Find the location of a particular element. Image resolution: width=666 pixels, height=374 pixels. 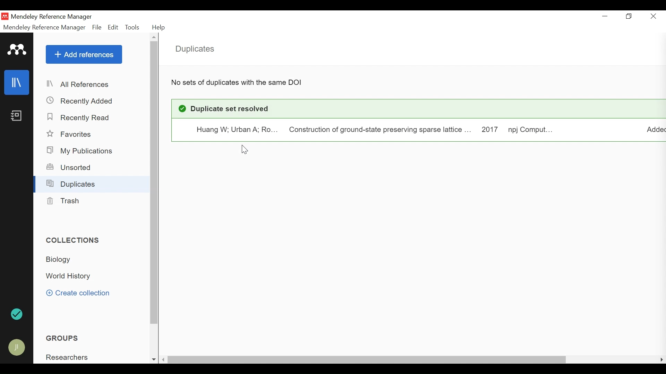

Vertical Scroll bar is located at coordinates (154, 184).